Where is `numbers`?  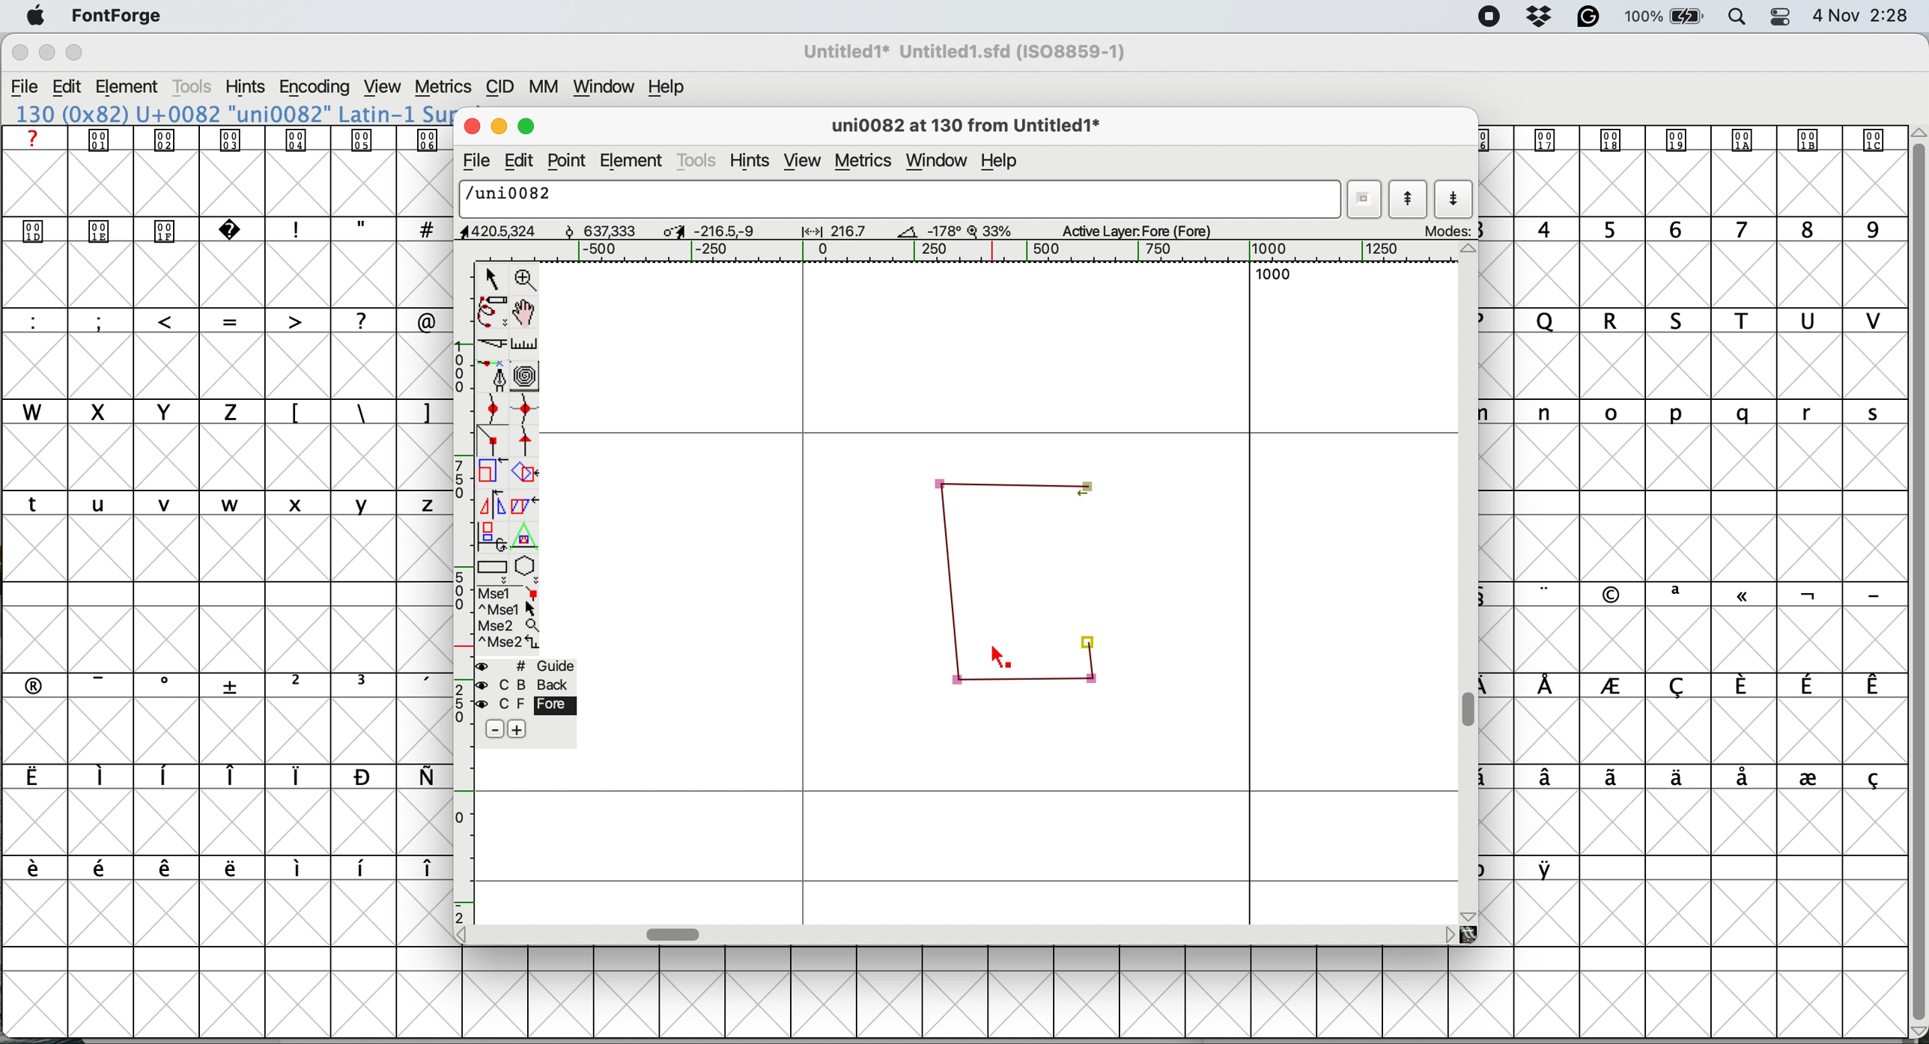 numbers is located at coordinates (1696, 228).